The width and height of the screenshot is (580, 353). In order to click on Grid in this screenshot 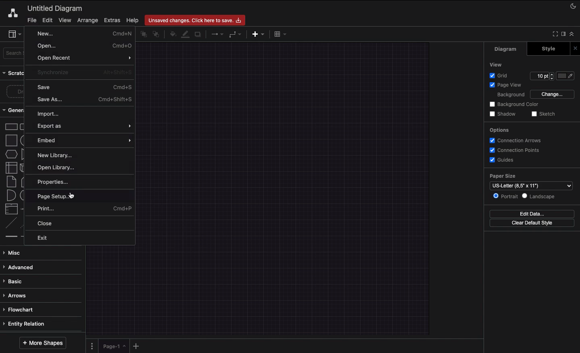, I will do `click(501, 75)`.